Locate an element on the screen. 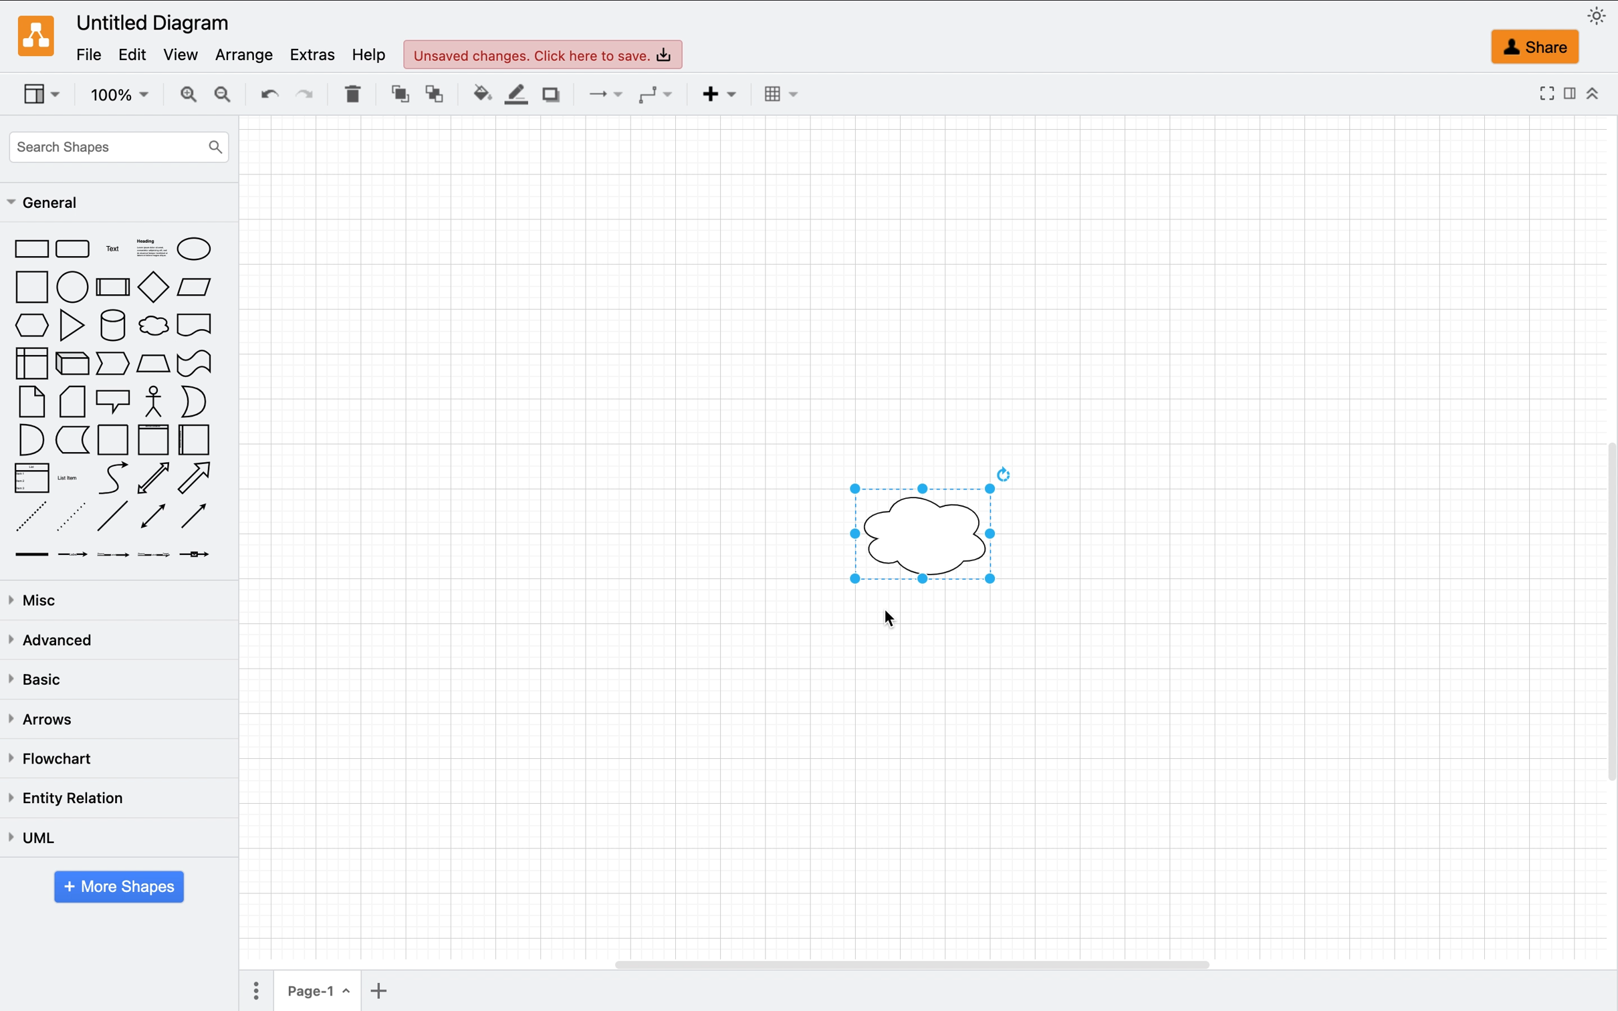 This screenshot has width=1618, height=1011. view is located at coordinates (46, 94).